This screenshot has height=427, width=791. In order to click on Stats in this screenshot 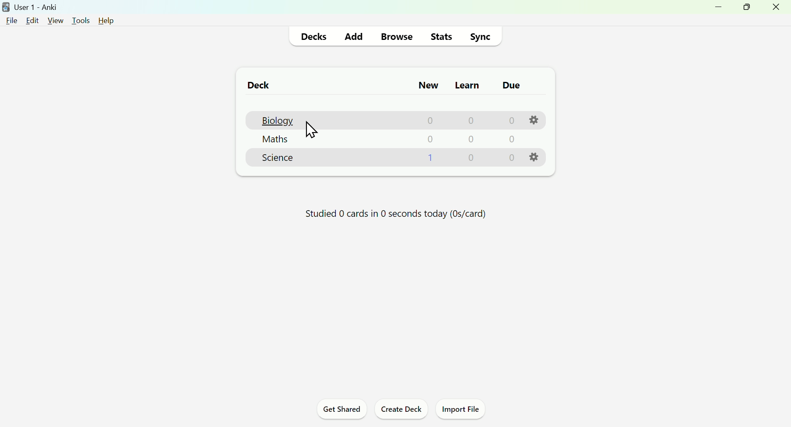, I will do `click(440, 36)`.